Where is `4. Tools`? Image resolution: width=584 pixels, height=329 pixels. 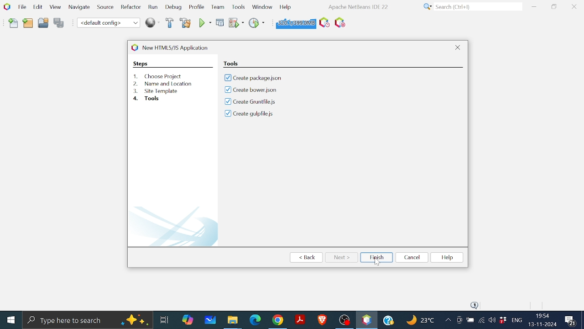
4. Tools is located at coordinates (154, 99).